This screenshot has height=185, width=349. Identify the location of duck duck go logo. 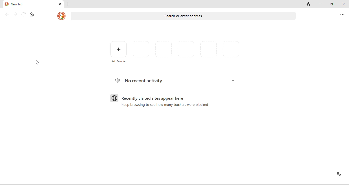
(6, 4).